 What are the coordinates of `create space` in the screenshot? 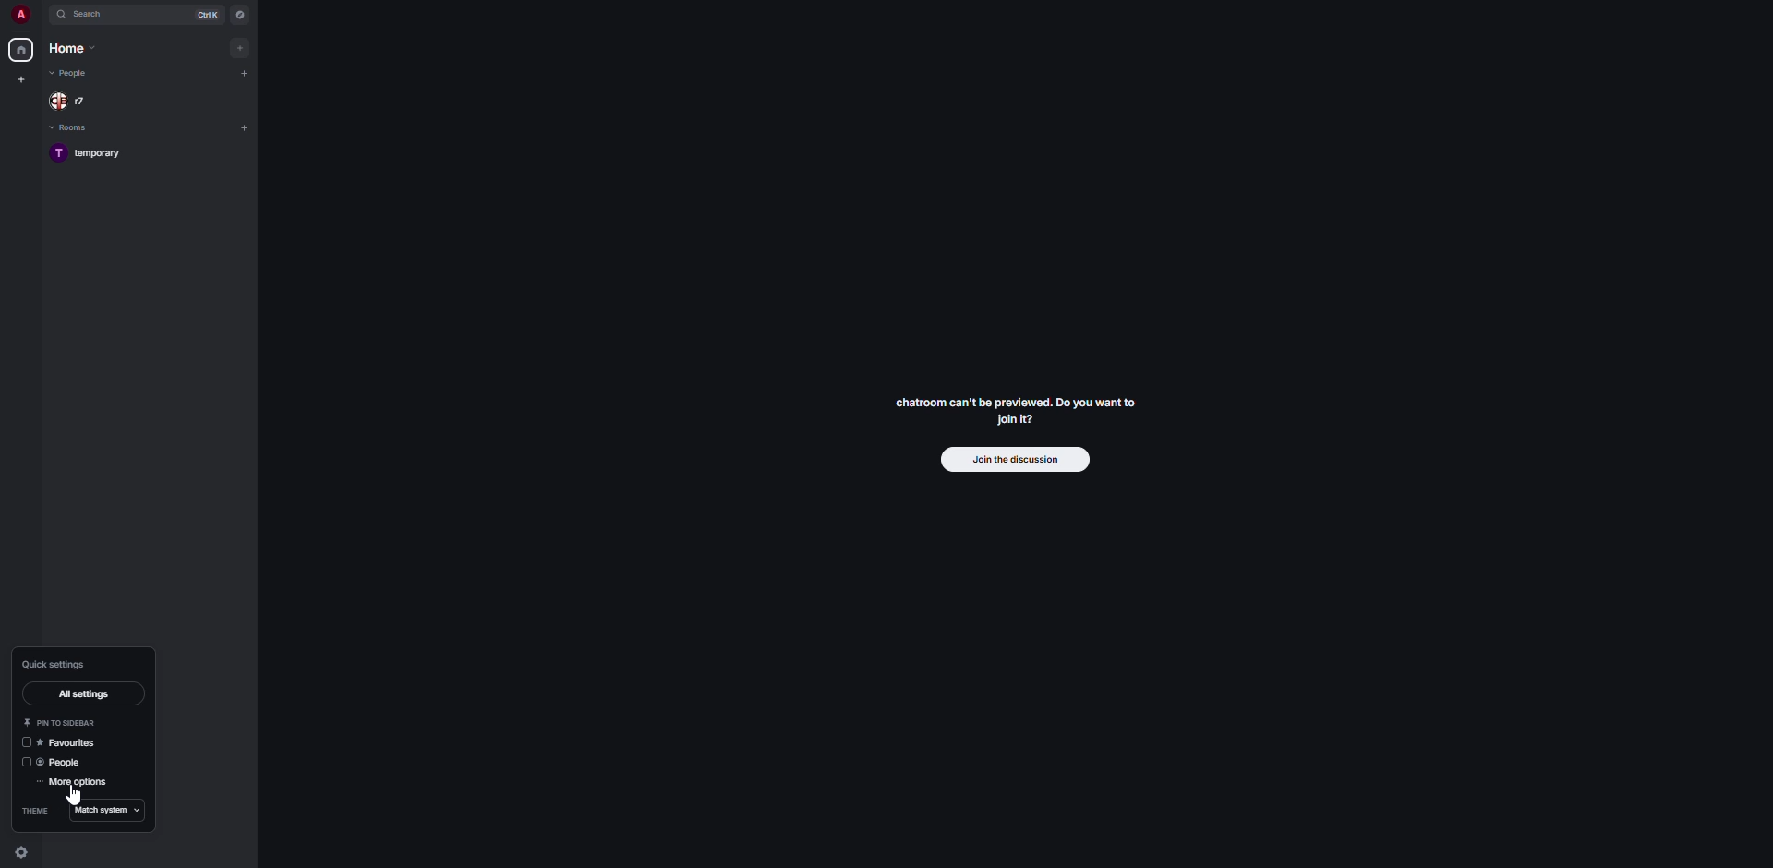 It's located at (24, 79).